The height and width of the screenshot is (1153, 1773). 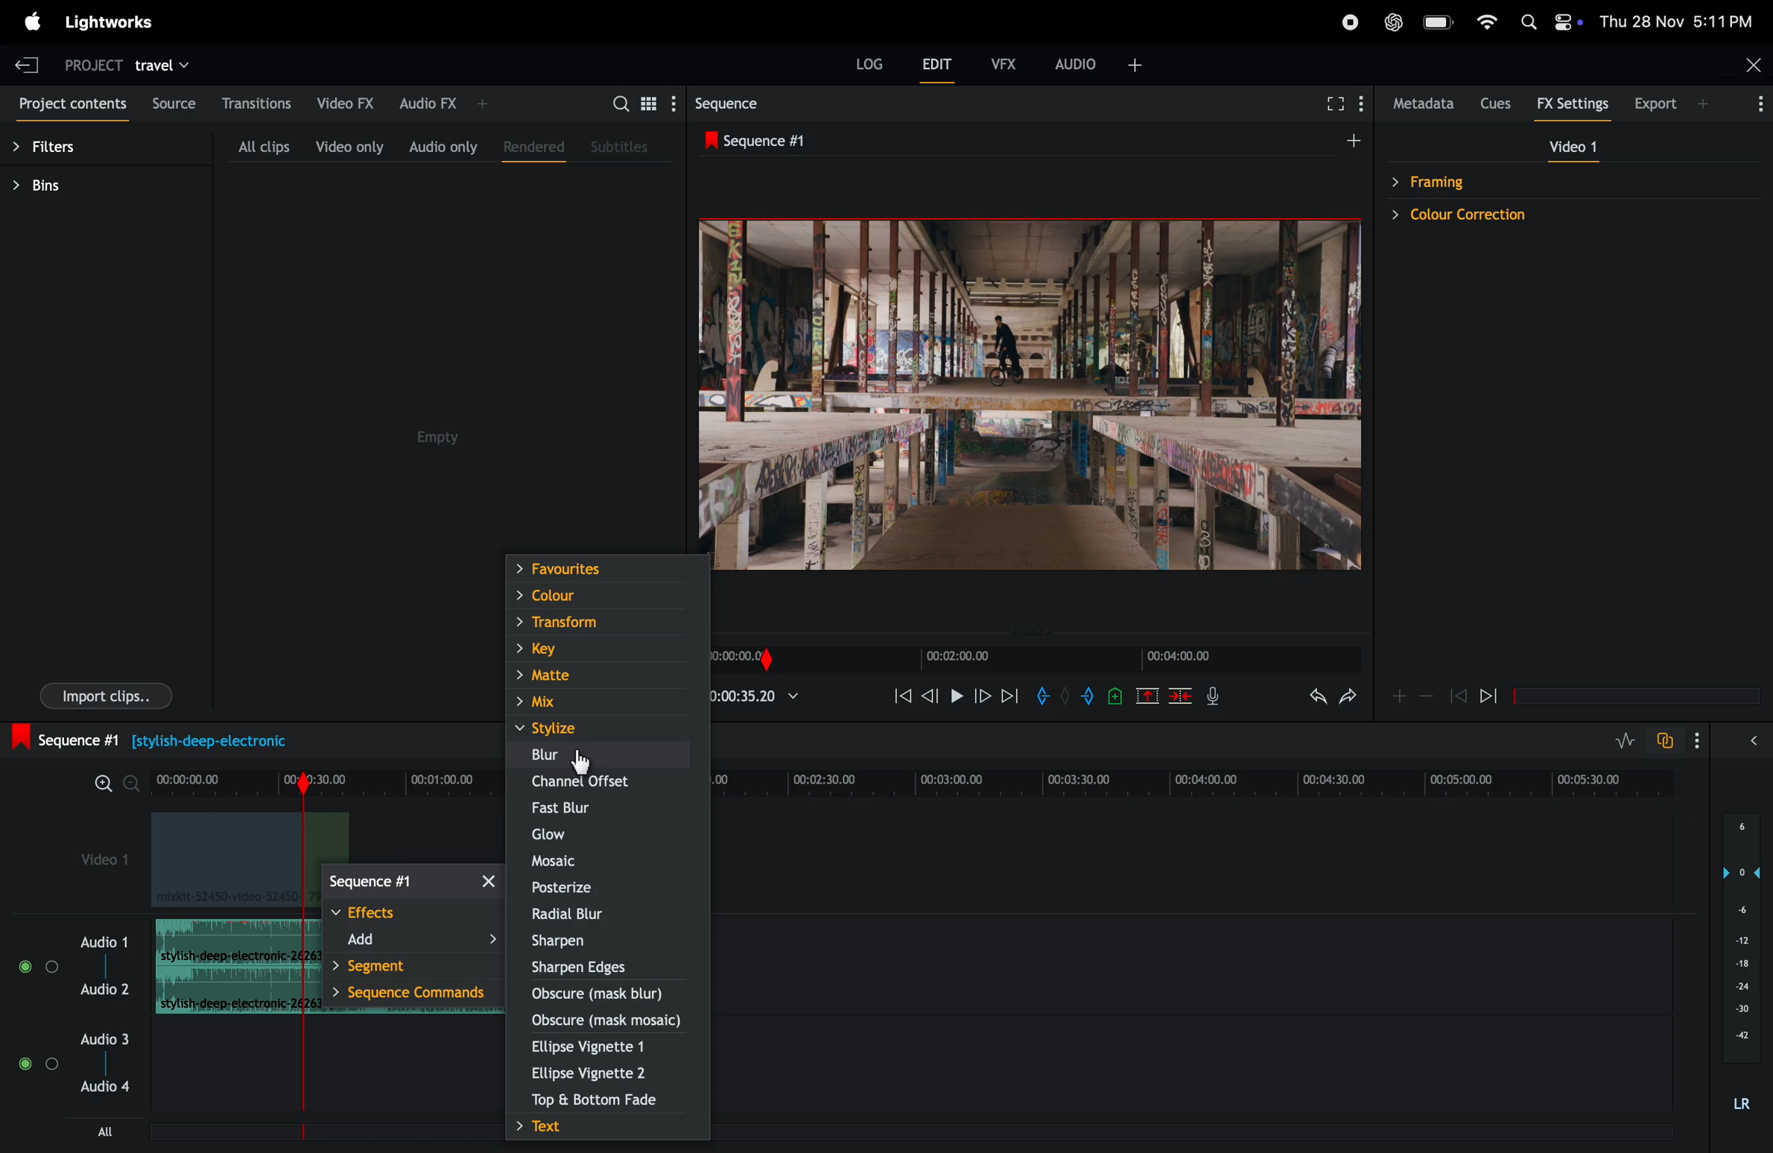 I want to click on project, so click(x=87, y=68).